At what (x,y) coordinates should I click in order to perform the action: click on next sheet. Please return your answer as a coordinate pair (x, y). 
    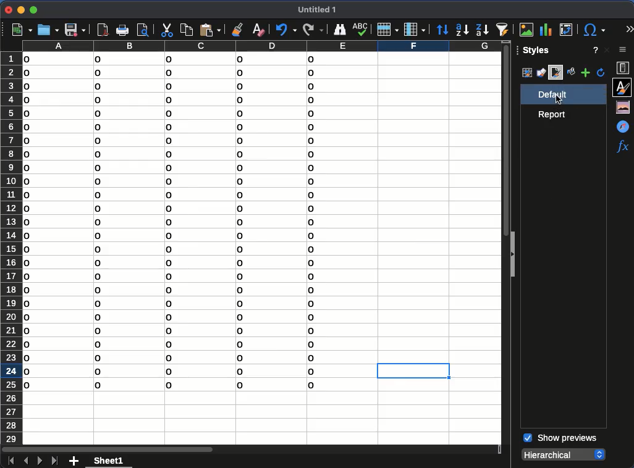
    Looking at the image, I should click on (38, 461).